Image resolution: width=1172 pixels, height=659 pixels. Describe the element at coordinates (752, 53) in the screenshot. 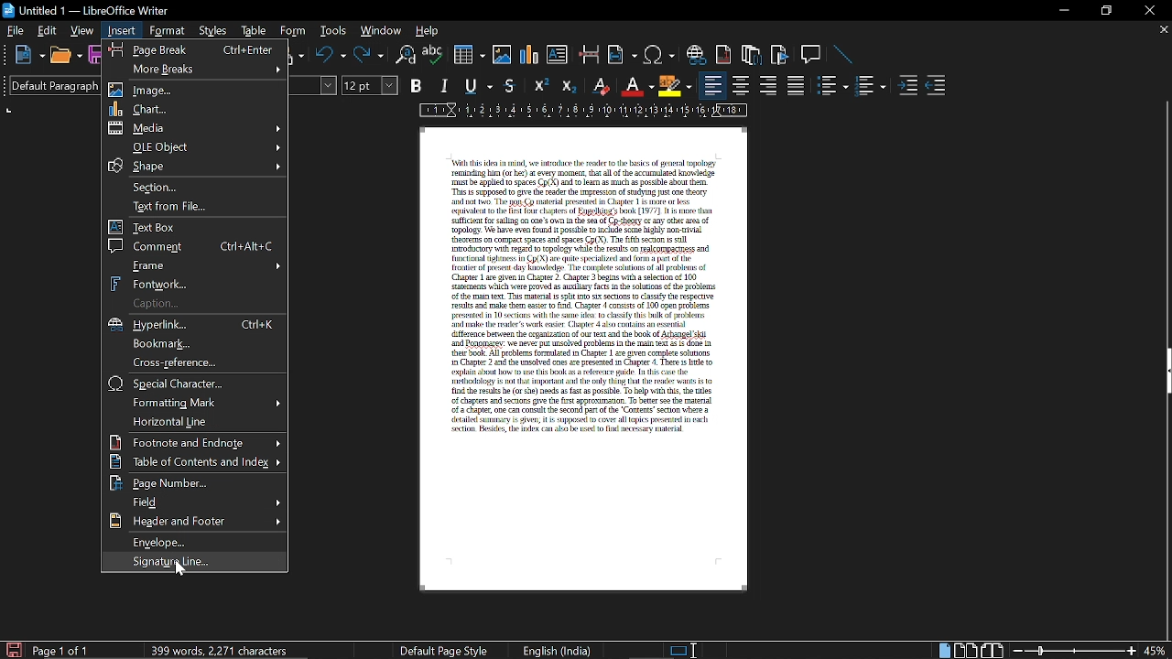

I see `insert footnote` at that location.